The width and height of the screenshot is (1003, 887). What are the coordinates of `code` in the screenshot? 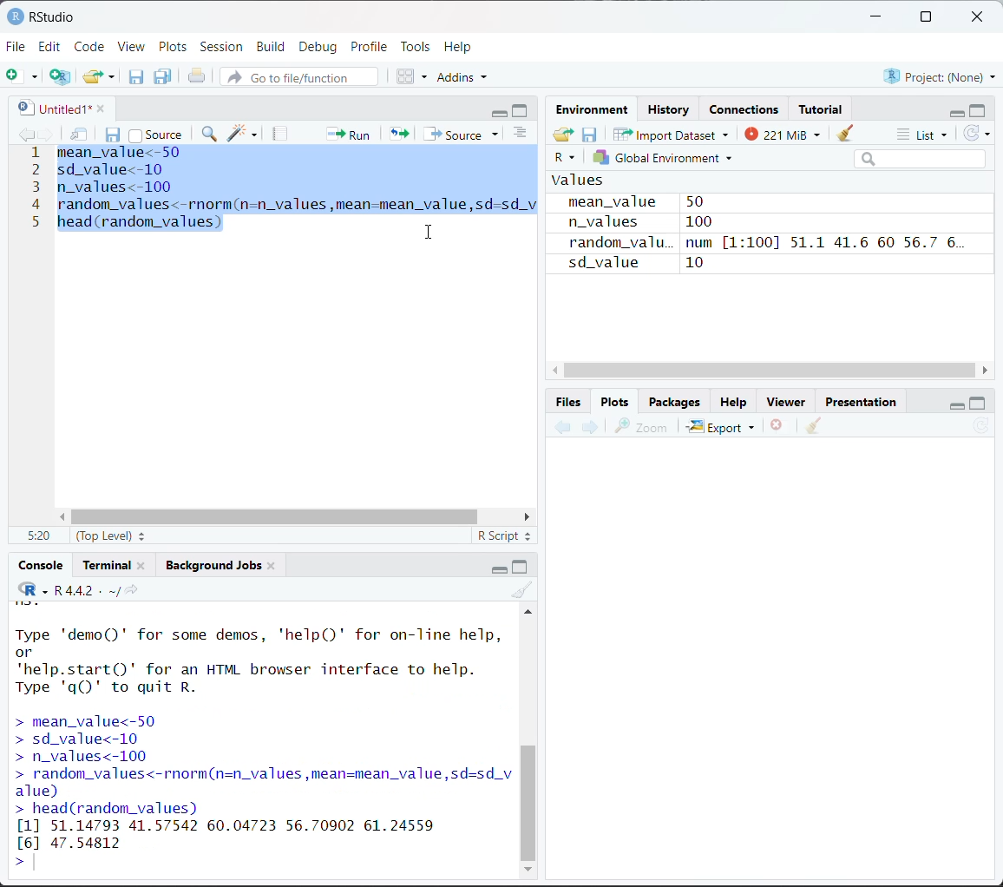 It's located at (32, 590).